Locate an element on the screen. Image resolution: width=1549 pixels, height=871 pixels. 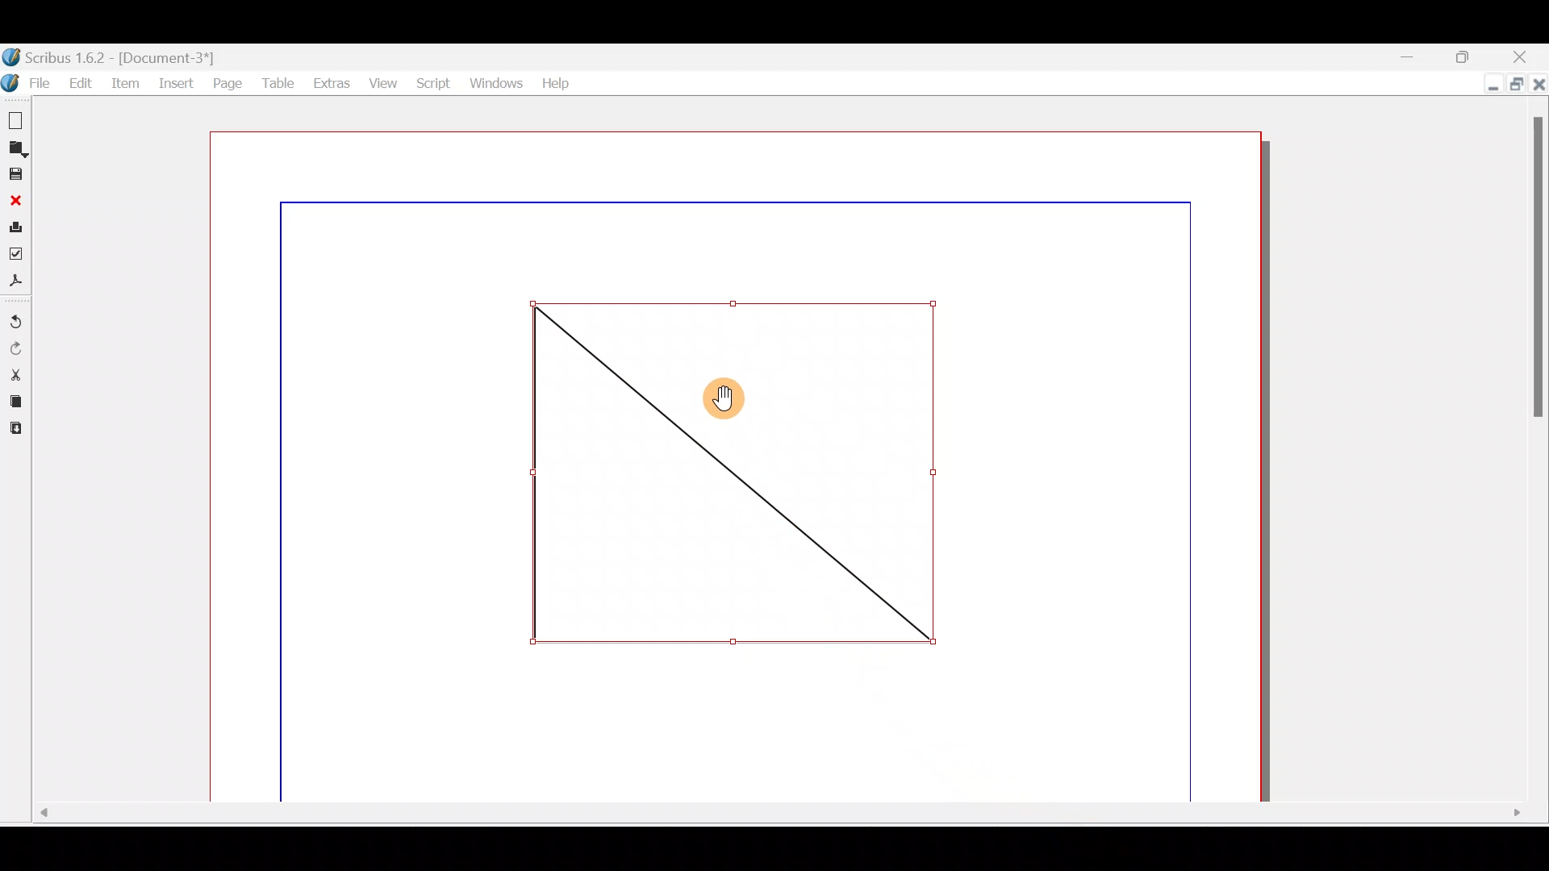
Print is located at coordinates (15, 225).